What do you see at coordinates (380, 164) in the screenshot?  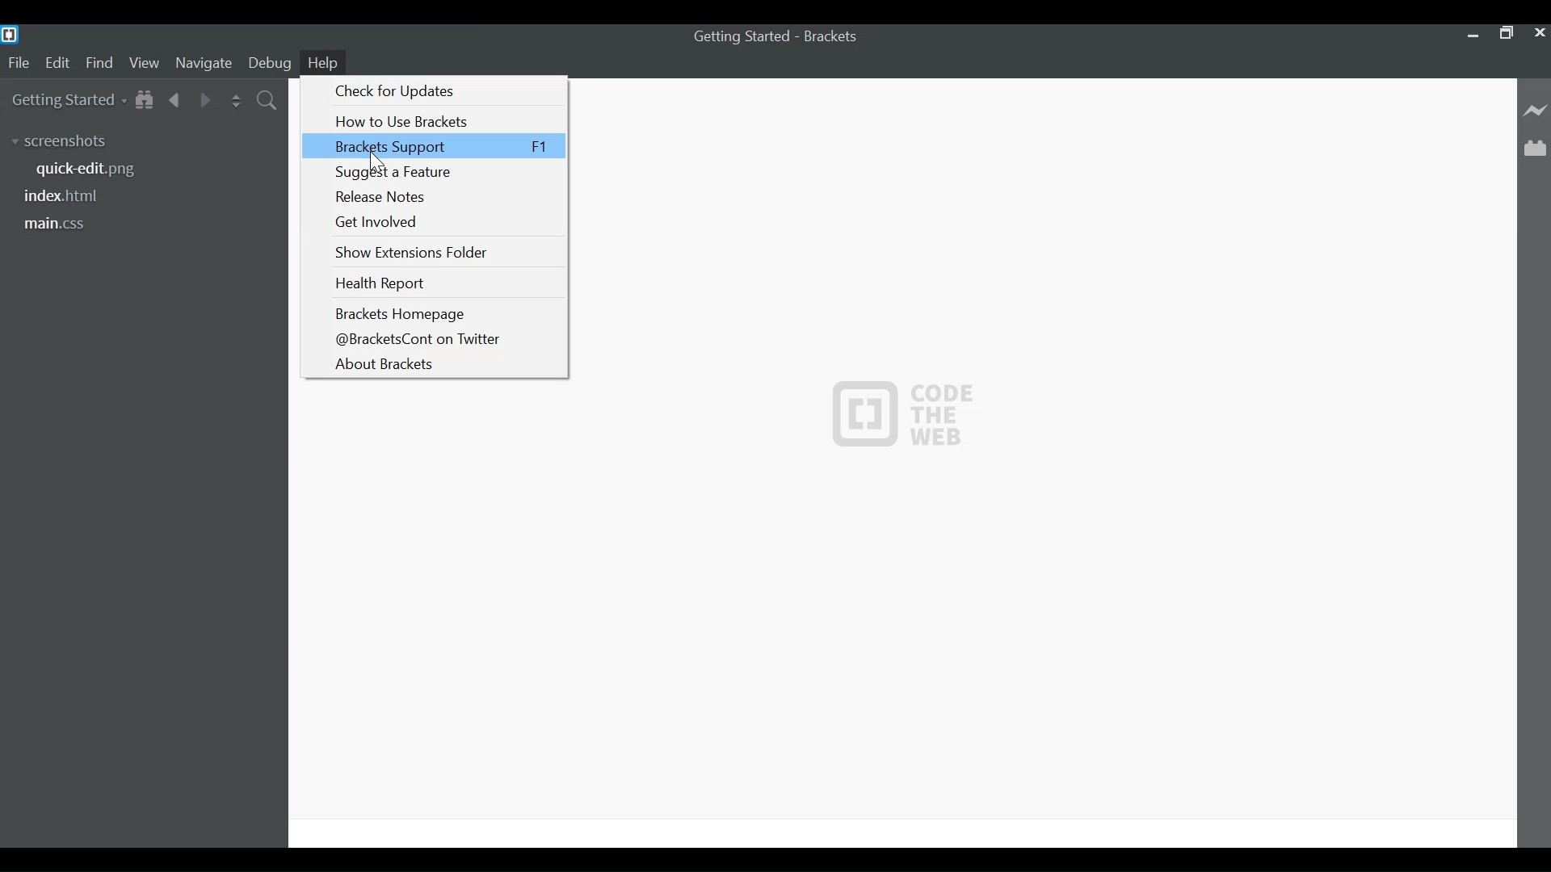 I see `Cursor` at bounding box center [380, 164].